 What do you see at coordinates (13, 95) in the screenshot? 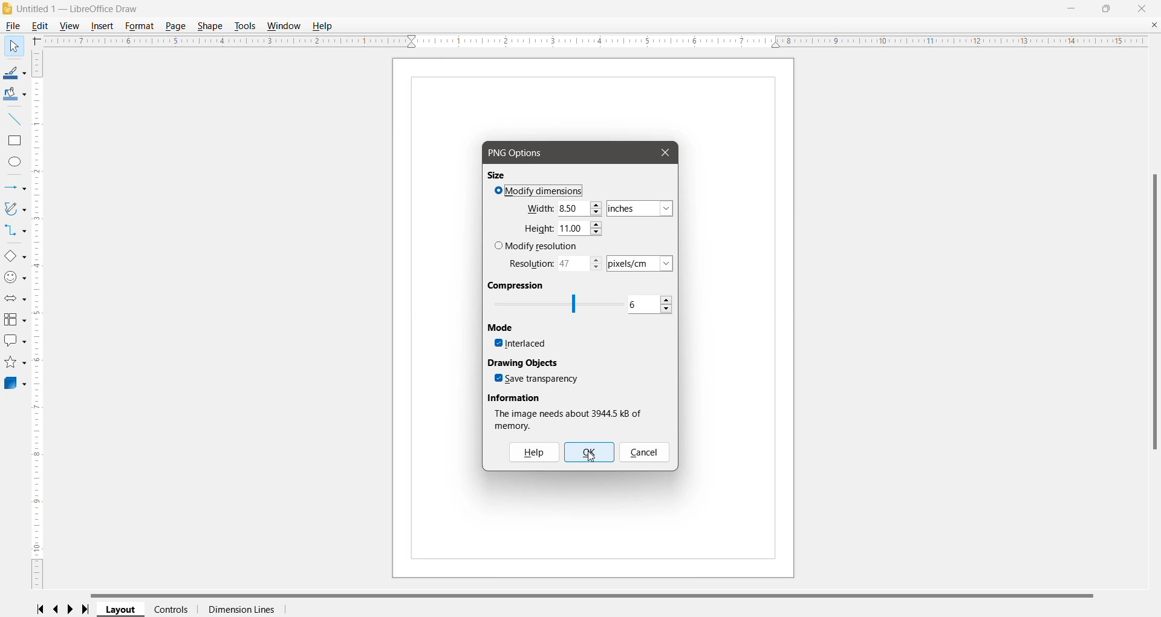
I see `Fill Color` at bounding box center [13, 95].